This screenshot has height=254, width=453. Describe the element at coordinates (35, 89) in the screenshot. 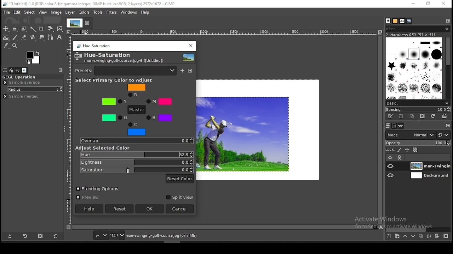

I see `radius` at that location.